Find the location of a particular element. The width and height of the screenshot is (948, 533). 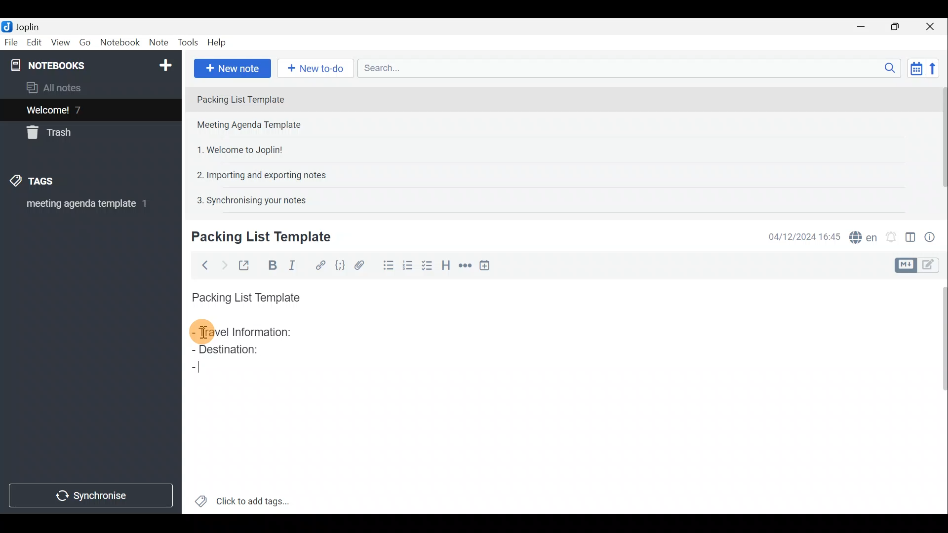

New note is located at coordinates (232, 67).